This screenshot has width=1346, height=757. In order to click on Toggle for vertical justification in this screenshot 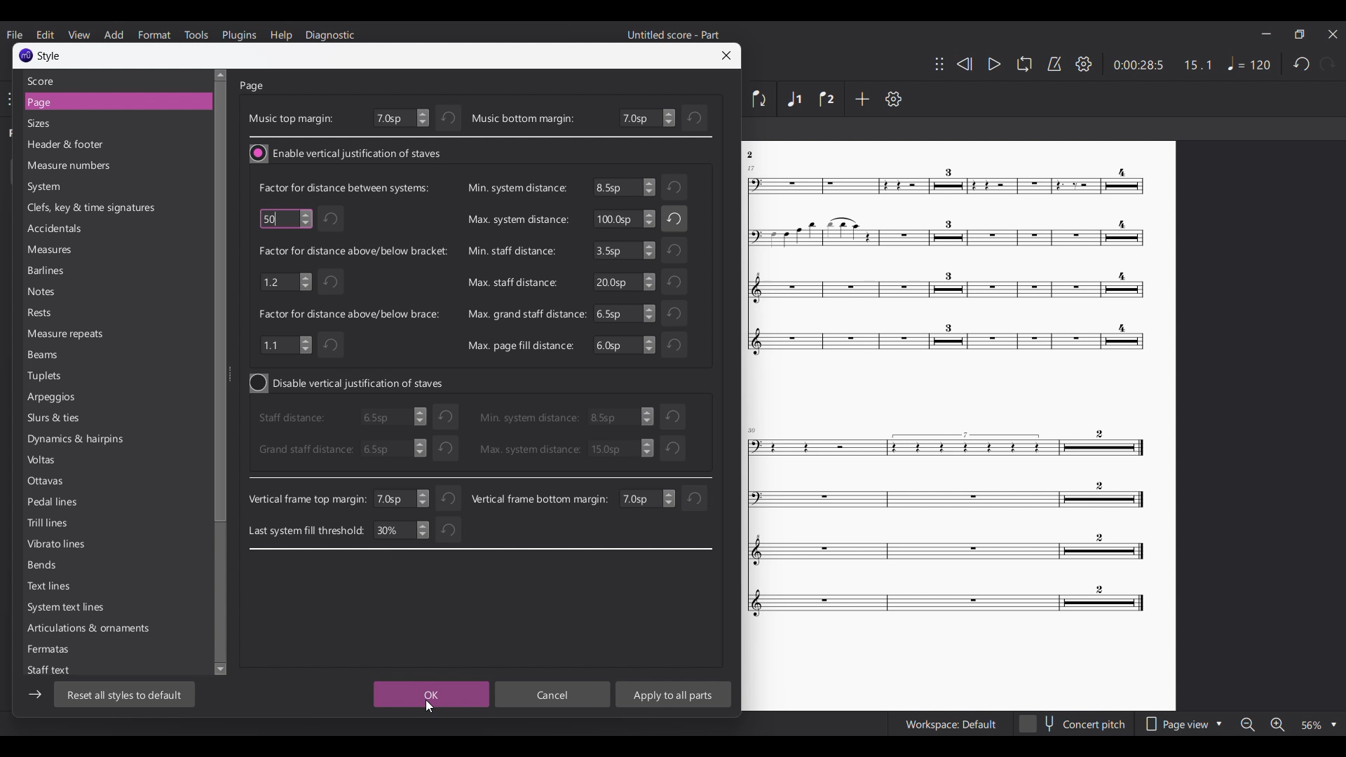, I will do `click(346, 154)`.